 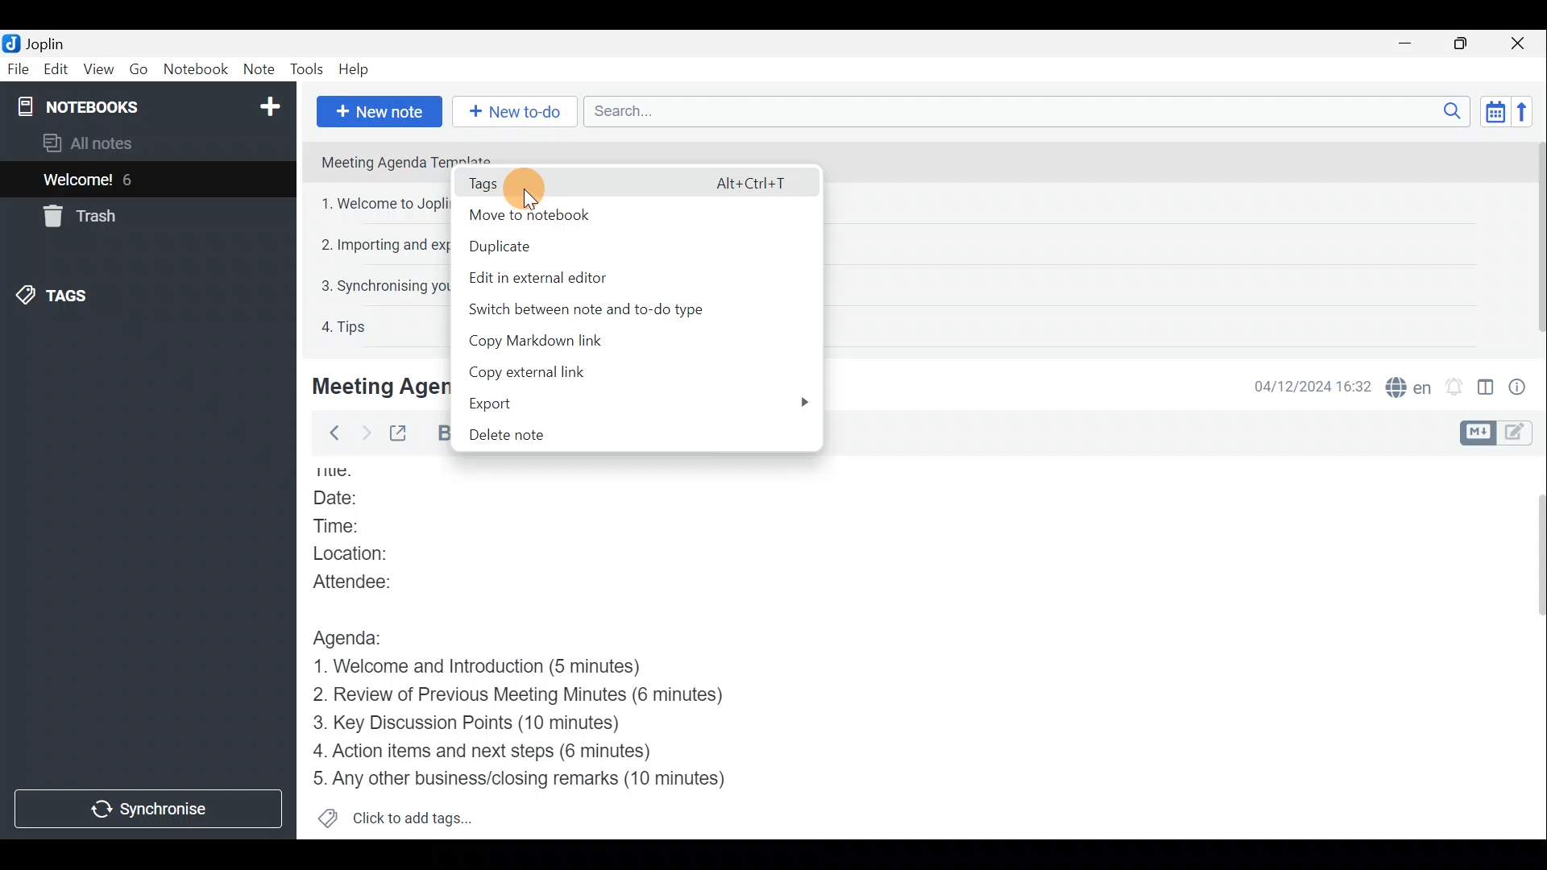 What do you see at coordinates (526, 434) in the screenshot?
I see `Delete note` at bounding box center [526, 434].